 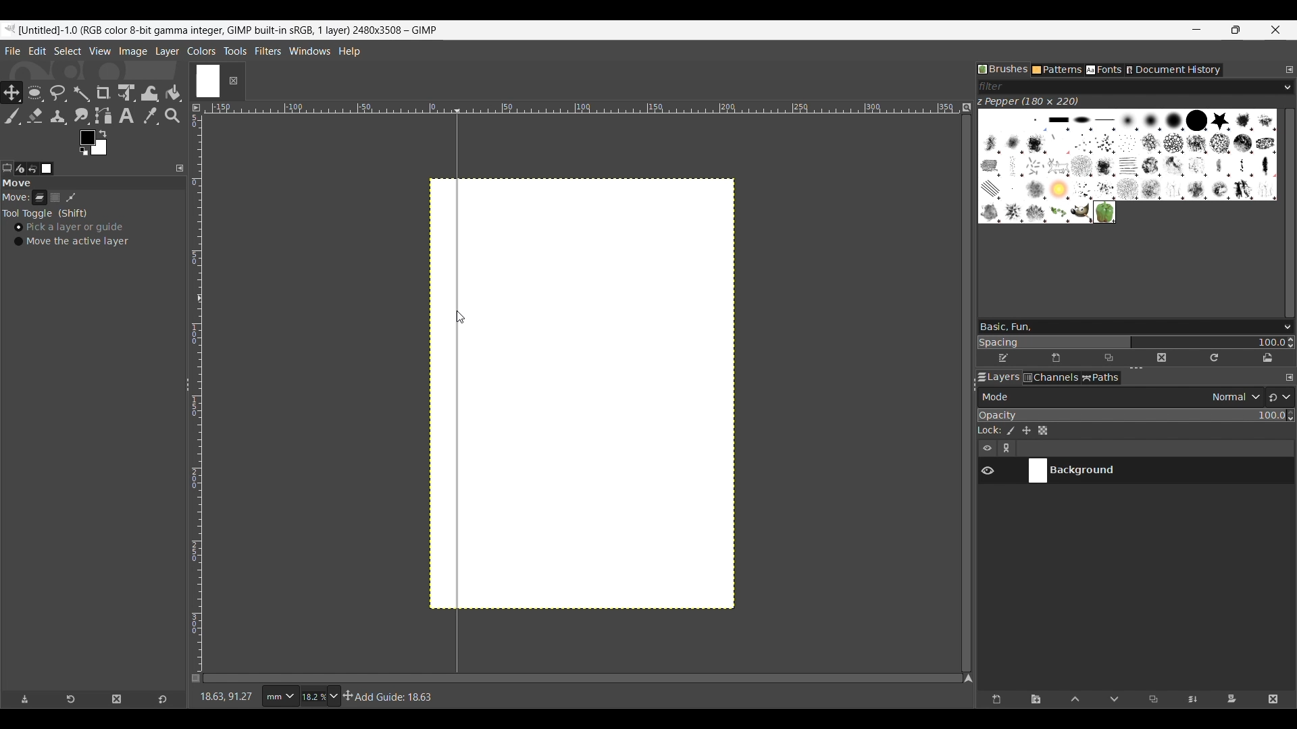 What do you see at coordinates (1109, 358) in the screenshot?
I see `Duplicate this brush` at bounding box center [1109, 358].